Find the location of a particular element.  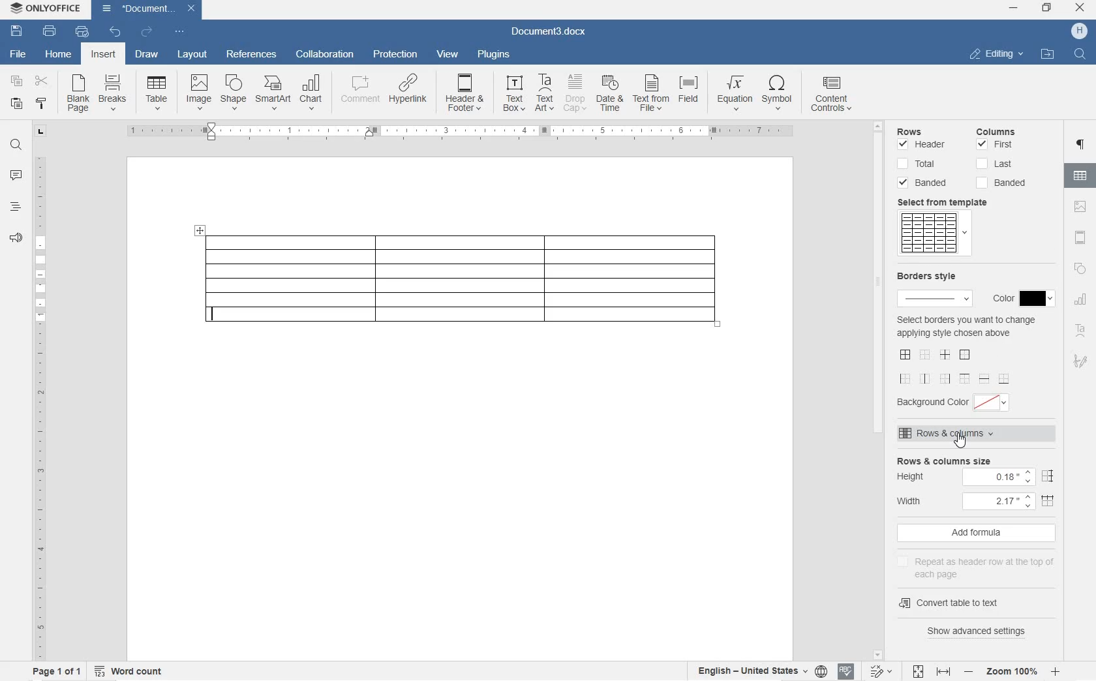

QUICK PRINT is located at coordinates (82, 33).